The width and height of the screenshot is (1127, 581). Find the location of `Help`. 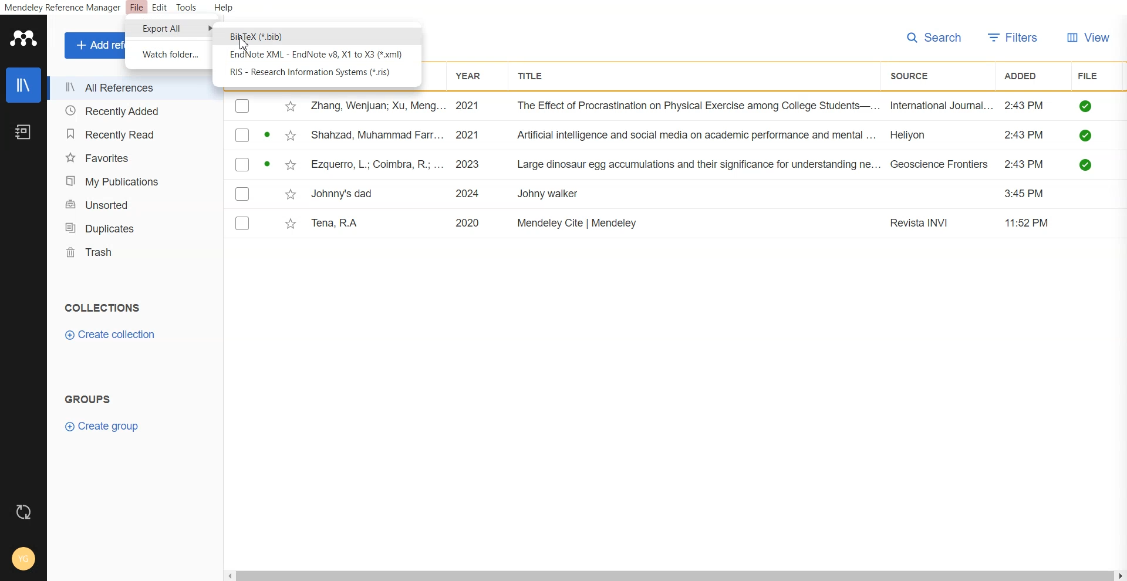

Help is located at coordinates (222, 8).